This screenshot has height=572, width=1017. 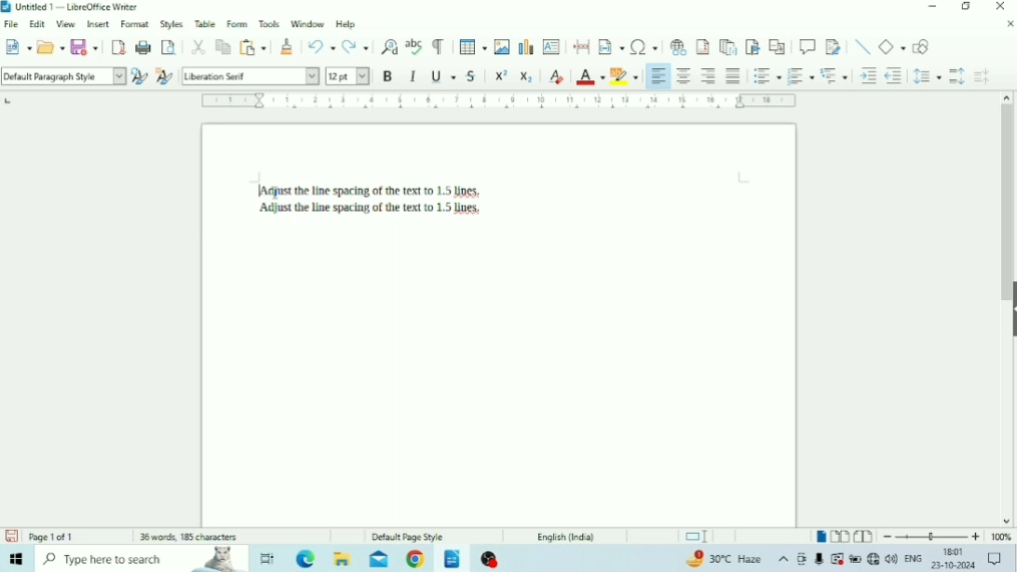 I want to click on View, so click(x=67, y=25).